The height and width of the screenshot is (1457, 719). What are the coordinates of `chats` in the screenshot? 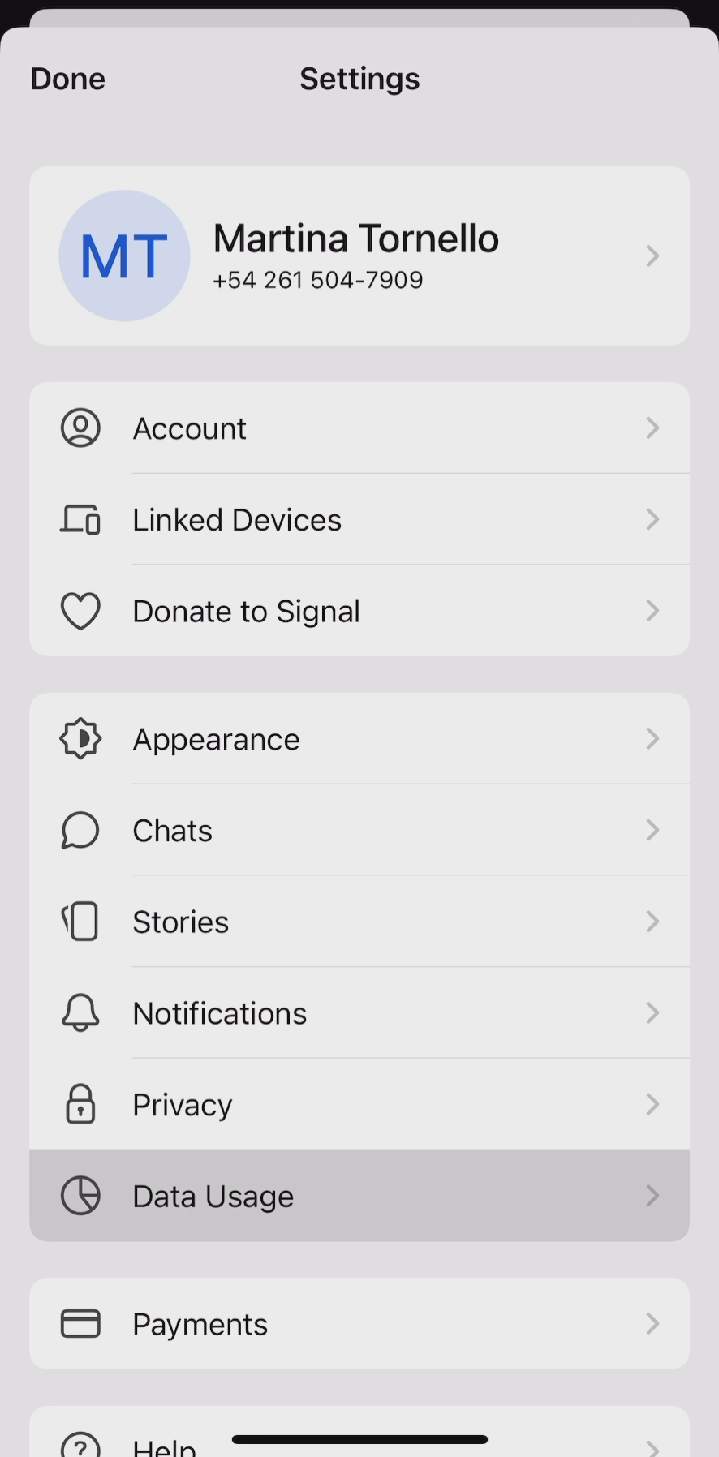 It's located at (359, 834).